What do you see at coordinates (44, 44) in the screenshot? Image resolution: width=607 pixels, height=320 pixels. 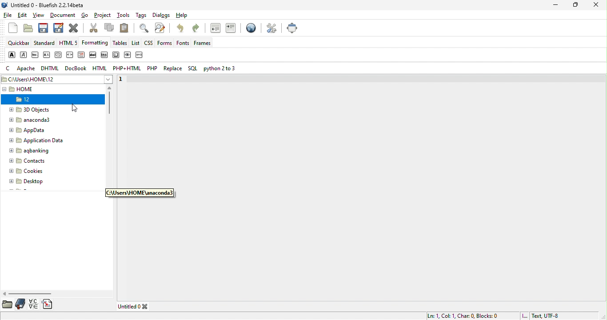 I see `standard` at bounding box center [44, 44].